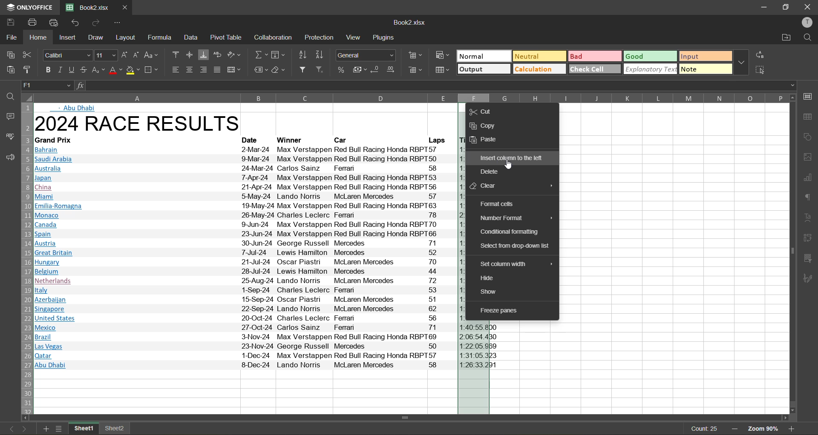 The width and height of the screenshot is (818, 435). Describe the element at coordinates (115, 70) in the screenshot. I see `font color` at that location.